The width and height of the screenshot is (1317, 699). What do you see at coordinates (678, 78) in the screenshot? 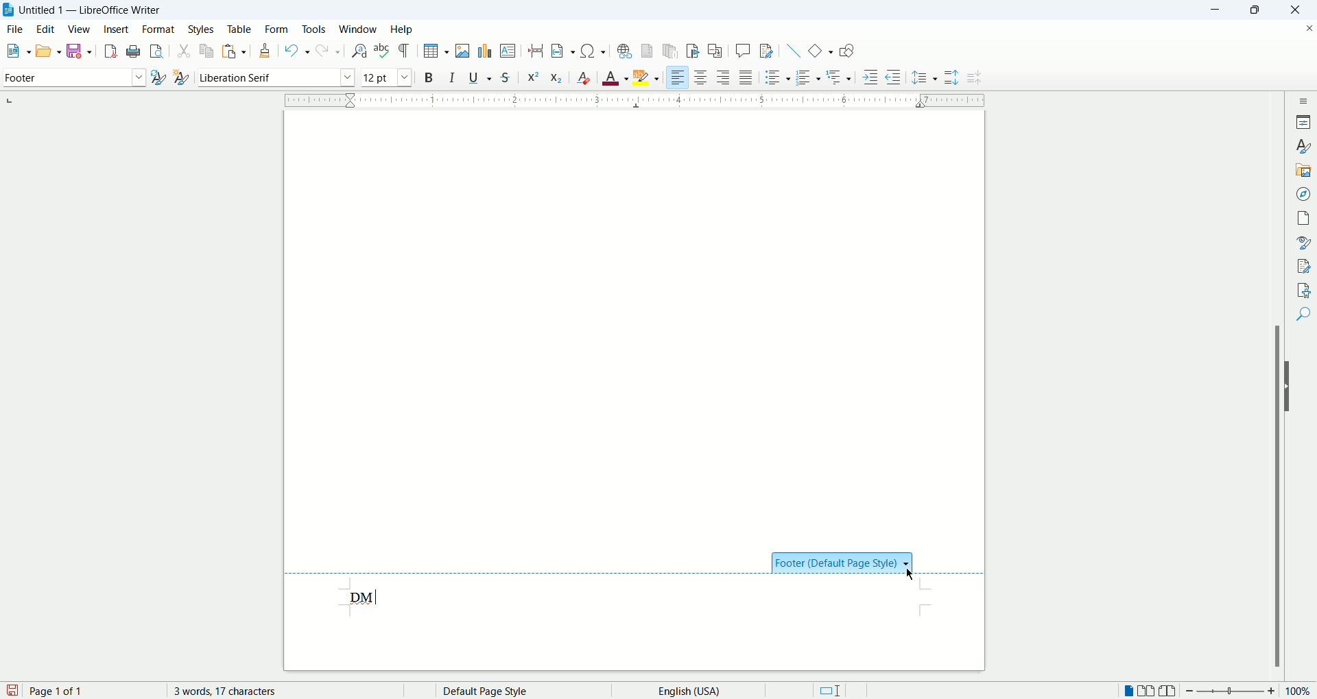
I see `align left` at bounding box center [678, 78].